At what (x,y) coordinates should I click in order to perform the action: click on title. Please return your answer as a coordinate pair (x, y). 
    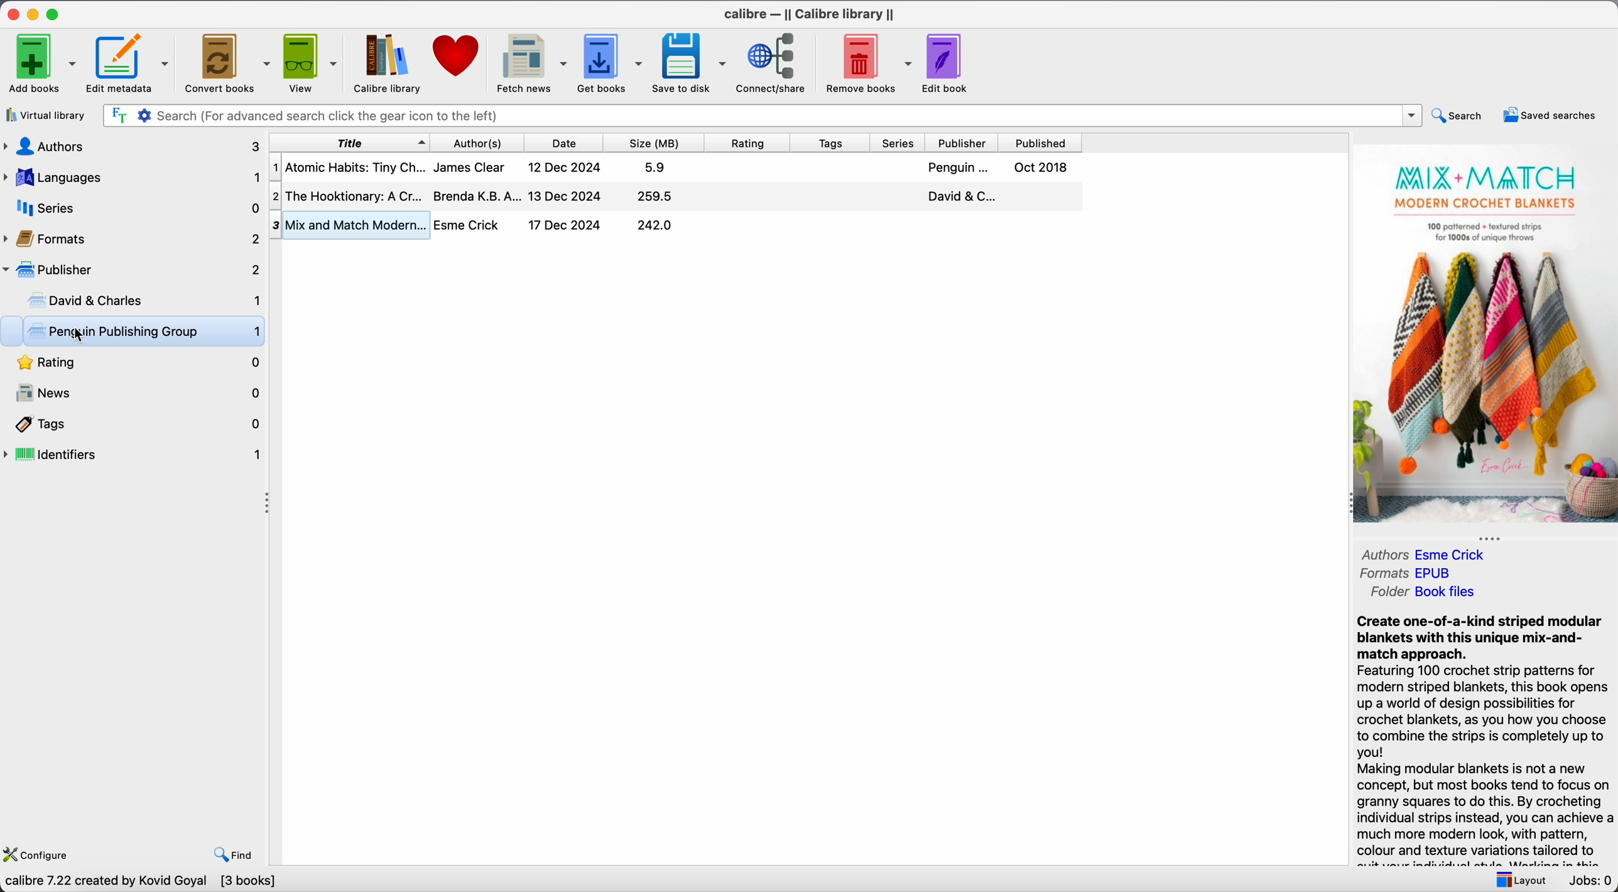
    Looking at the image, I should click on (349, 142).